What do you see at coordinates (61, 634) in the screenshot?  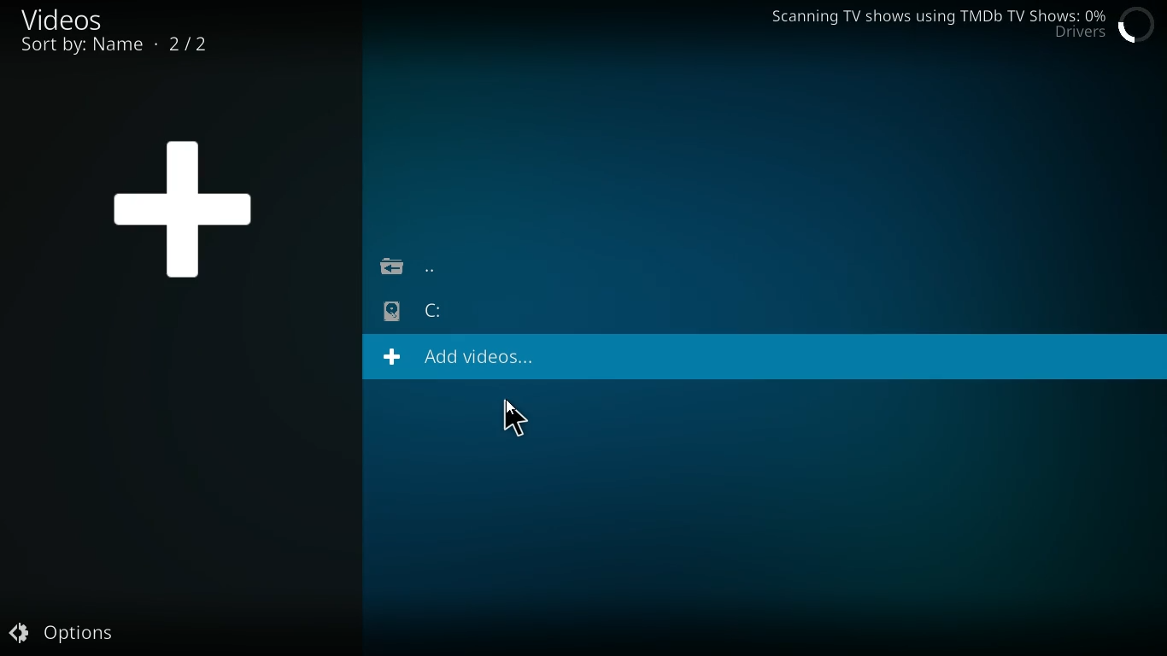 I see `Options` at bounding box center [61, 634].